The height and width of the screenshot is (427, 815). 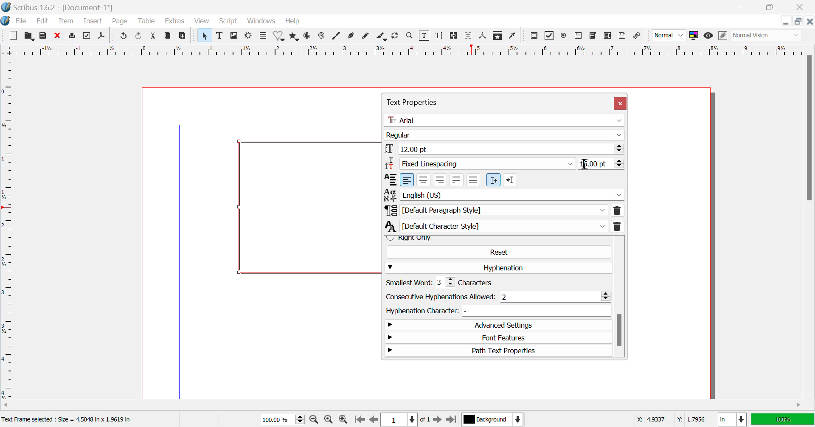 I want to click on Delink Text Frame, so click(x=468, y=37).